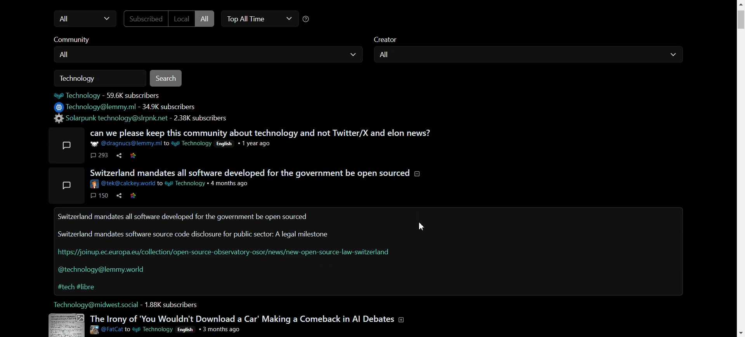 The width and height of the screenshot is (745, 337). What do you see at coordinates (182, 217) in the screenshot?
I see `Switzerland mandates all software developed for the government be open sourced` at bounding box center [182, 217].